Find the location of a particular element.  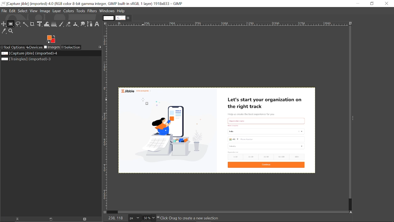

Horizontal label is located at coordinates (199, 24).